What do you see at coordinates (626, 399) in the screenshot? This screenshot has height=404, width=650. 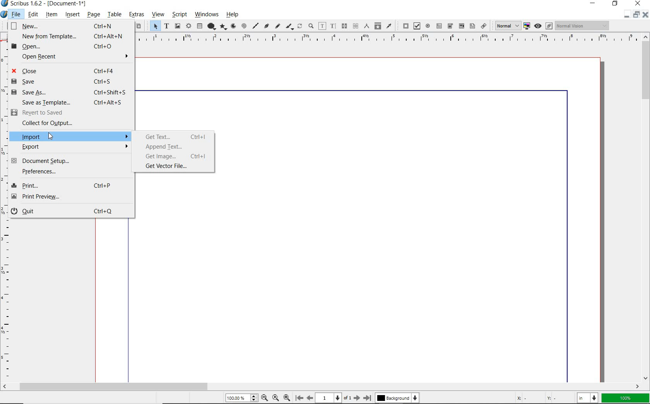 I see `zoom factor` at bounding box center [626, 399].